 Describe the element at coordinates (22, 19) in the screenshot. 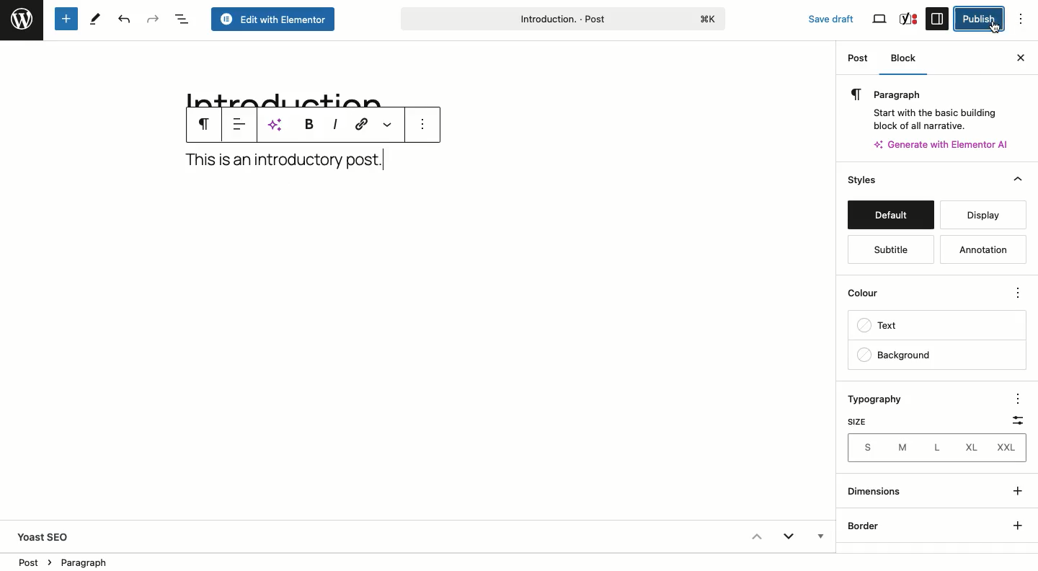

I see `Wordpress logo` at that location.